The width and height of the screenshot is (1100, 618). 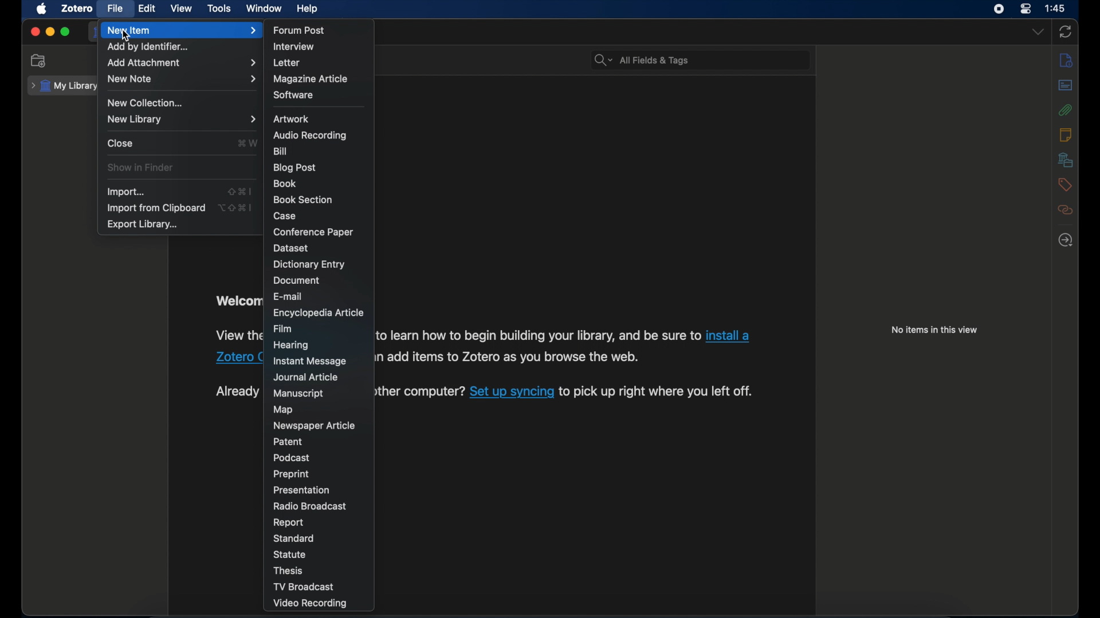 I want to click on show in finder, so click(x=142, y=168).